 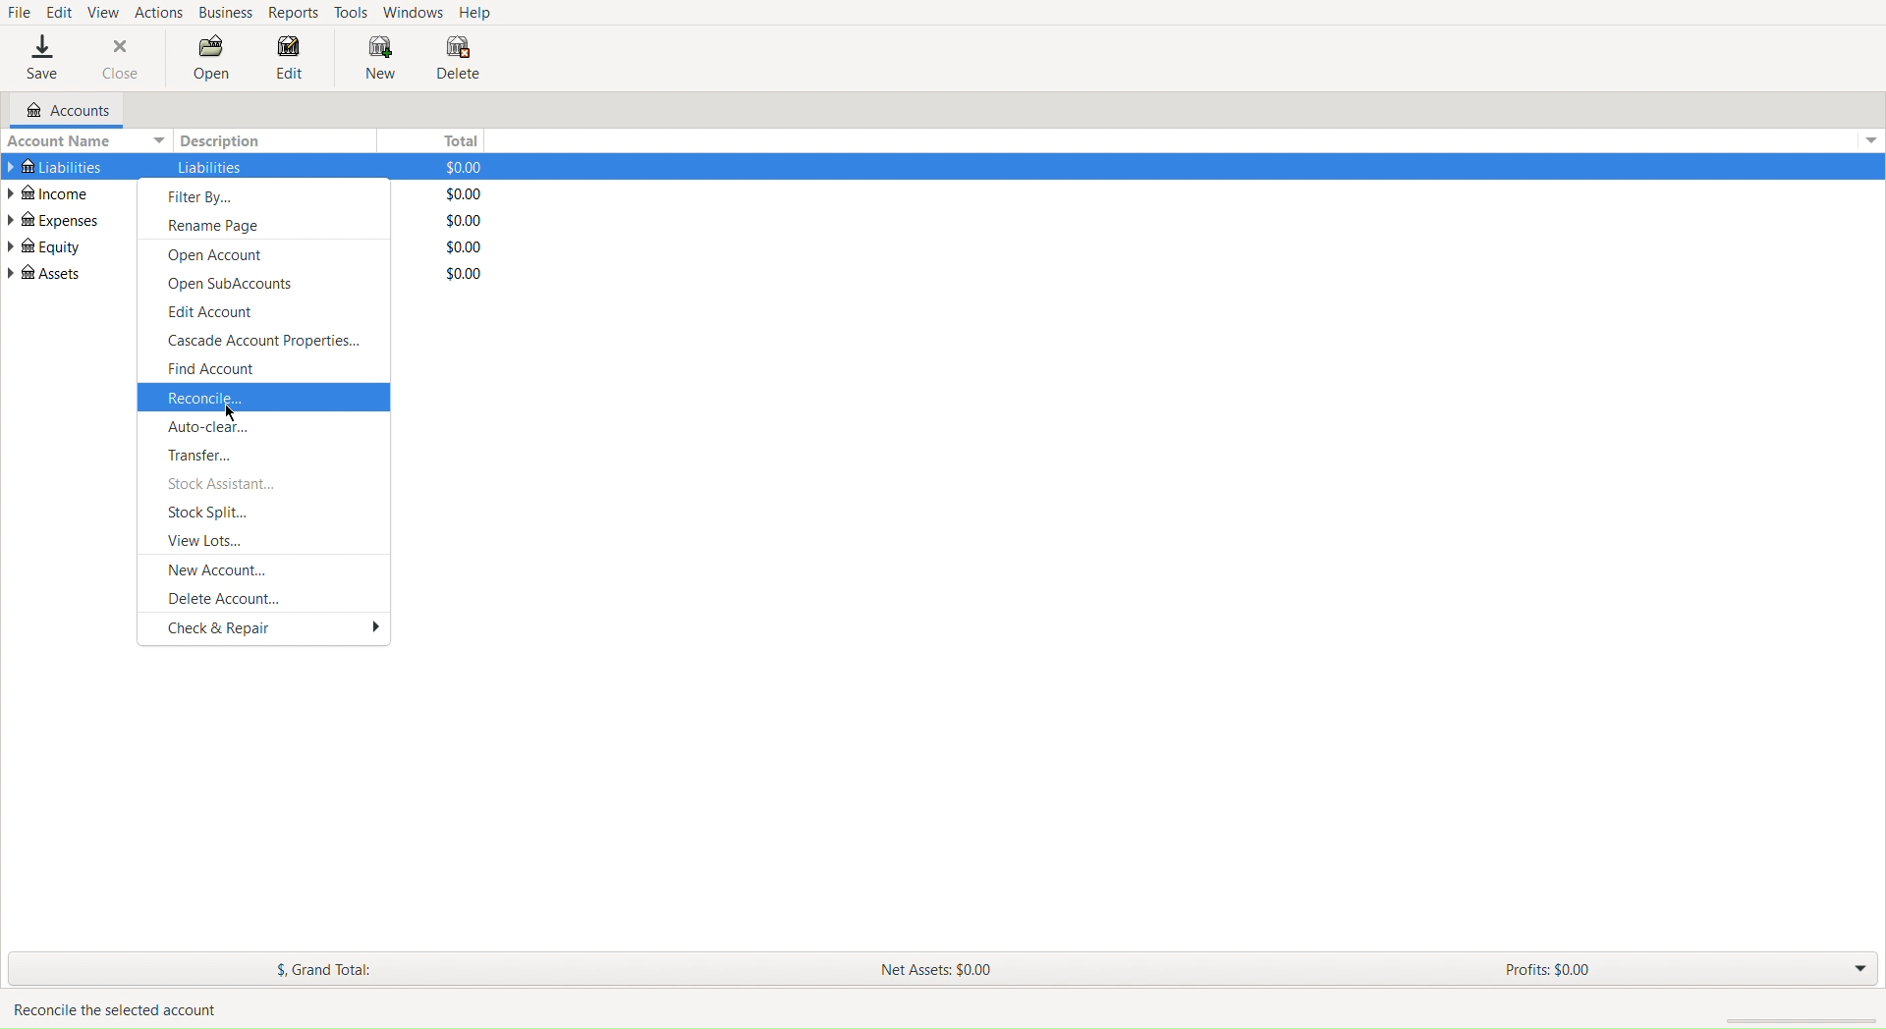 What do you see at coordinates (293, 12) in the screenshot?
I see `Reports` at bounding box center [293, 12].